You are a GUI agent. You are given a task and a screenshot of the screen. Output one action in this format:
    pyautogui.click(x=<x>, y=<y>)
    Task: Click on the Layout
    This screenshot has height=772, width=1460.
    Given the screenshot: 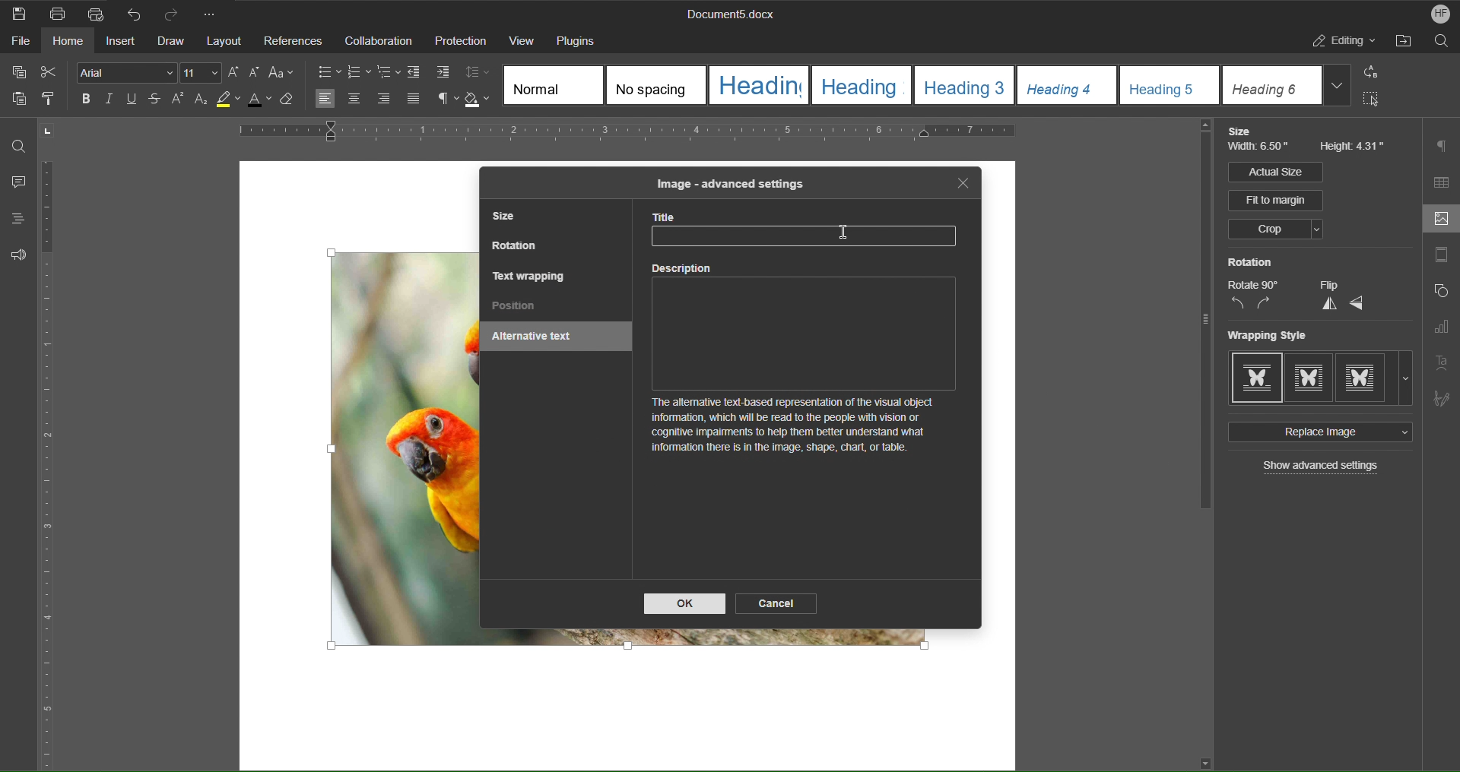 What is the action you would take?
    pyautogui.click(x=226, y=41)
    